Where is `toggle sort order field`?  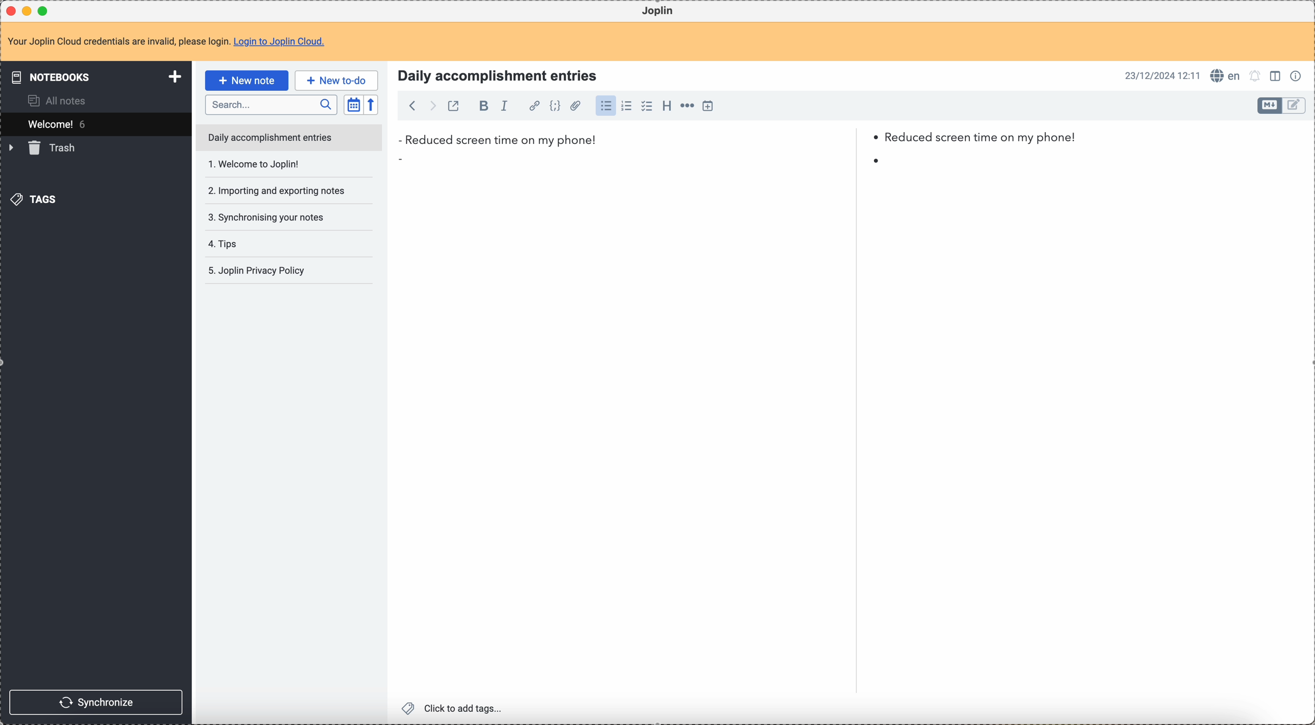
toggle sort order field is located at coordinates (353, 104).